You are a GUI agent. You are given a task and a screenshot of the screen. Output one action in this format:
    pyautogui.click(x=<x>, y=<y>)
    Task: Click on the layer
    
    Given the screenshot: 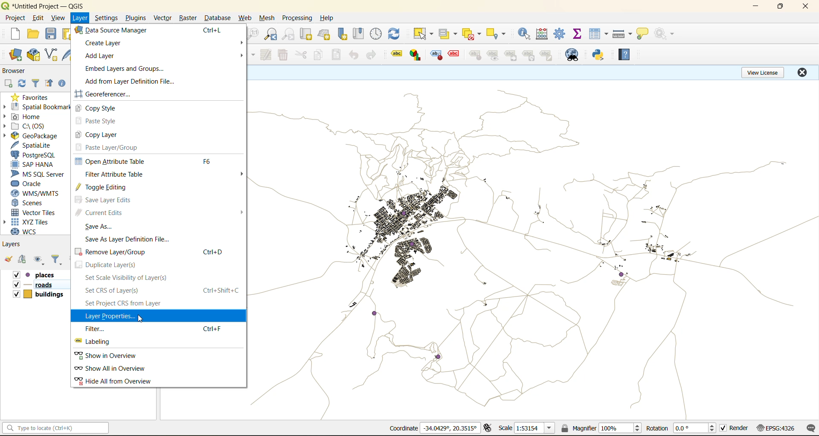 What is the action you would take?
    pyautogui.click(x=81, y=19)
    